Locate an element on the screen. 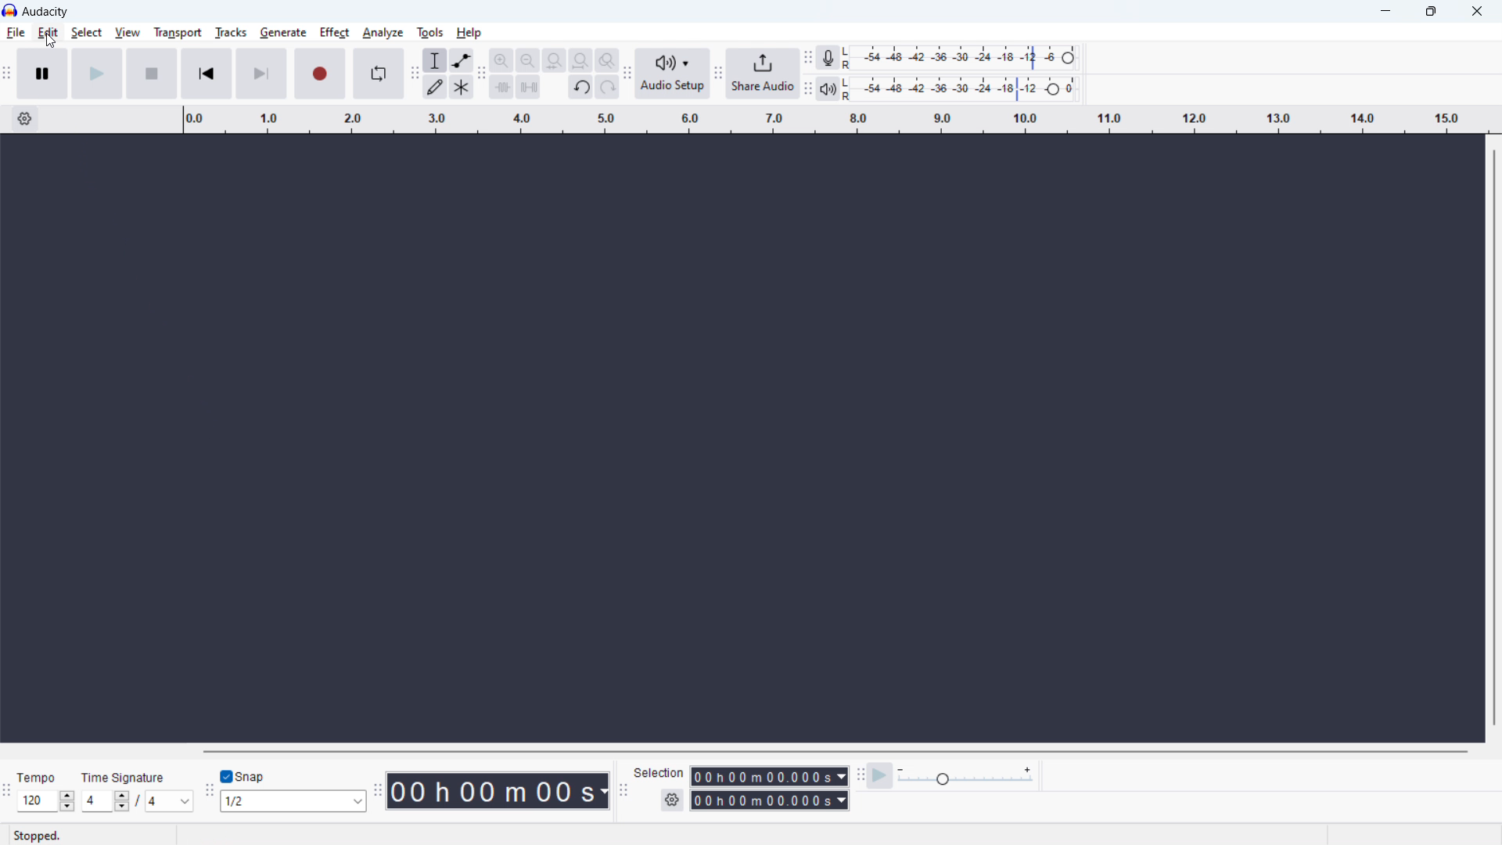 The image size is (1502, 845). start time duration is located at coordinates (760, 775).